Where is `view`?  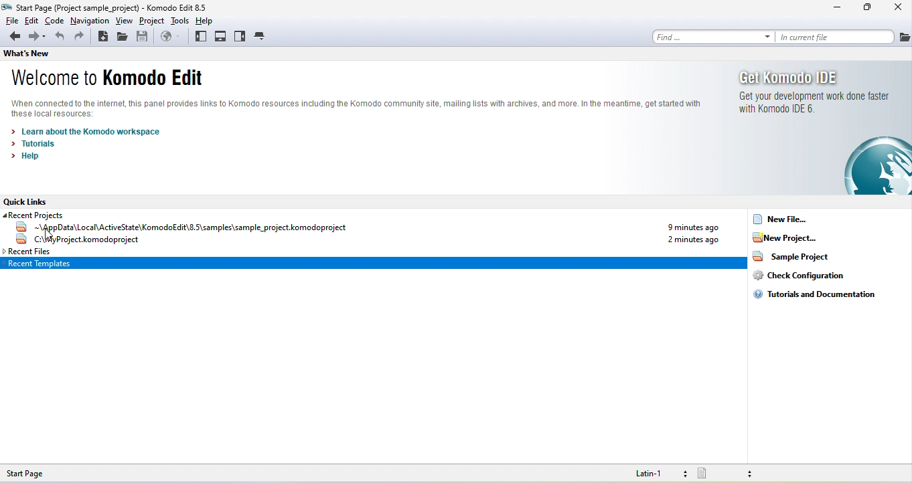 view is located at coordinates (126, 21).